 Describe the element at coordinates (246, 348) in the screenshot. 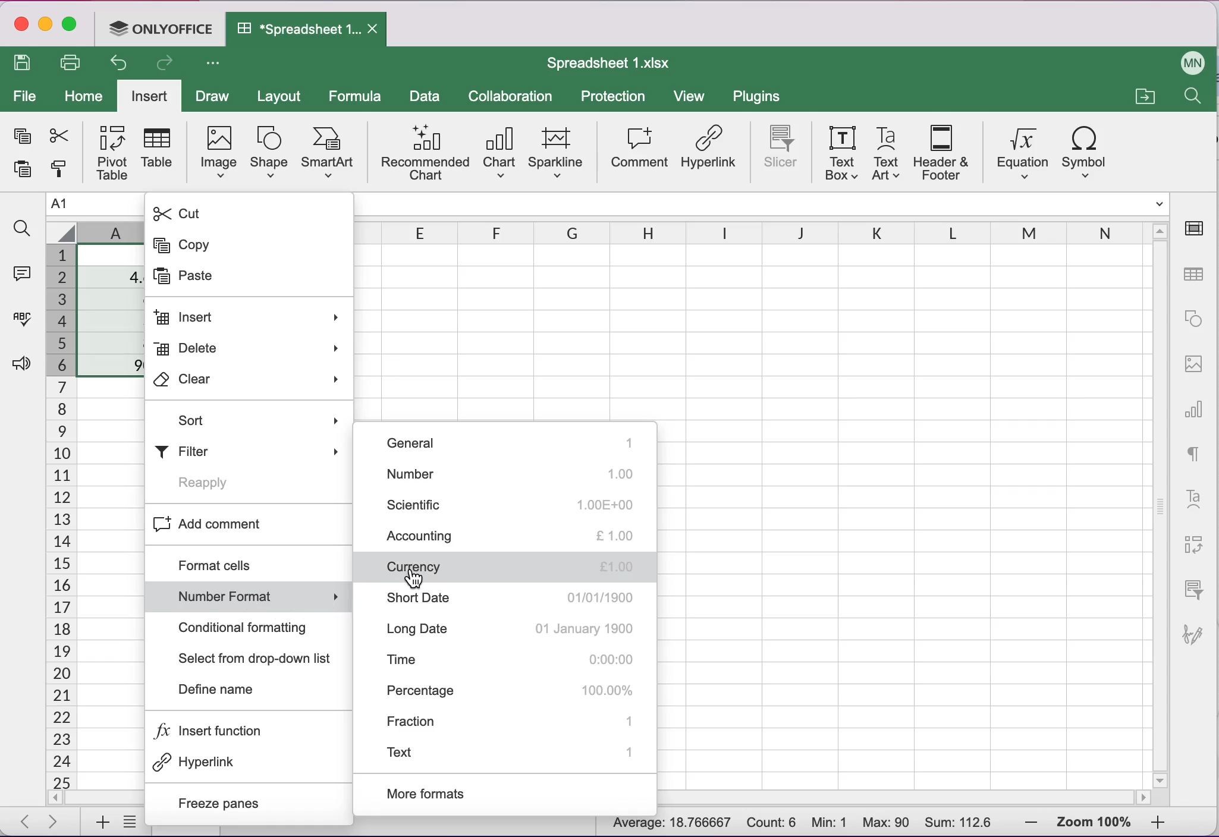

I see `Delete` at that location.